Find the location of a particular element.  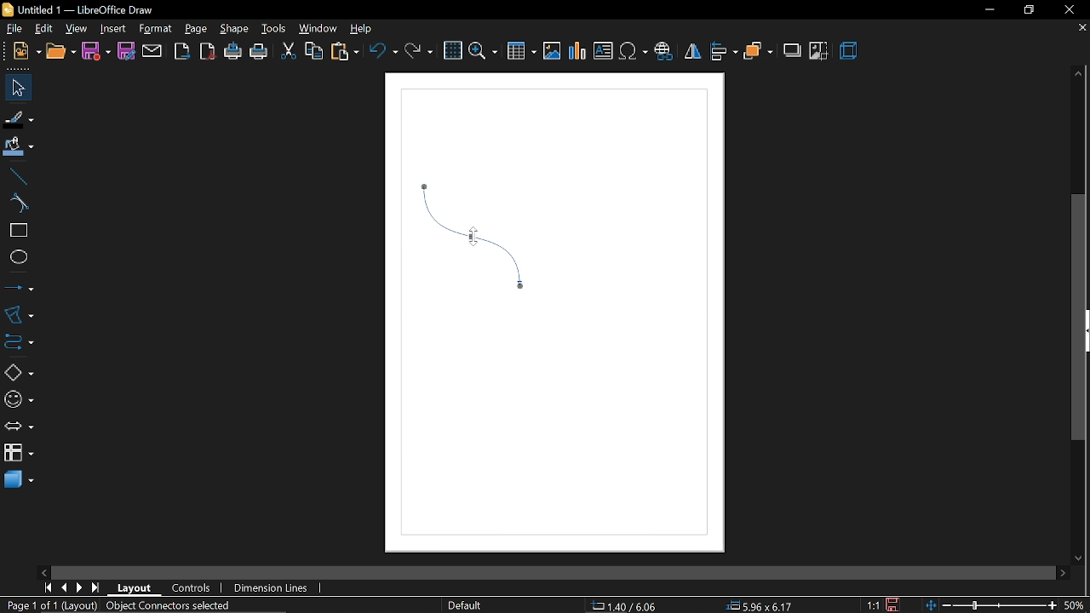

1.40/6.06 is located at coordinates (630, 606).